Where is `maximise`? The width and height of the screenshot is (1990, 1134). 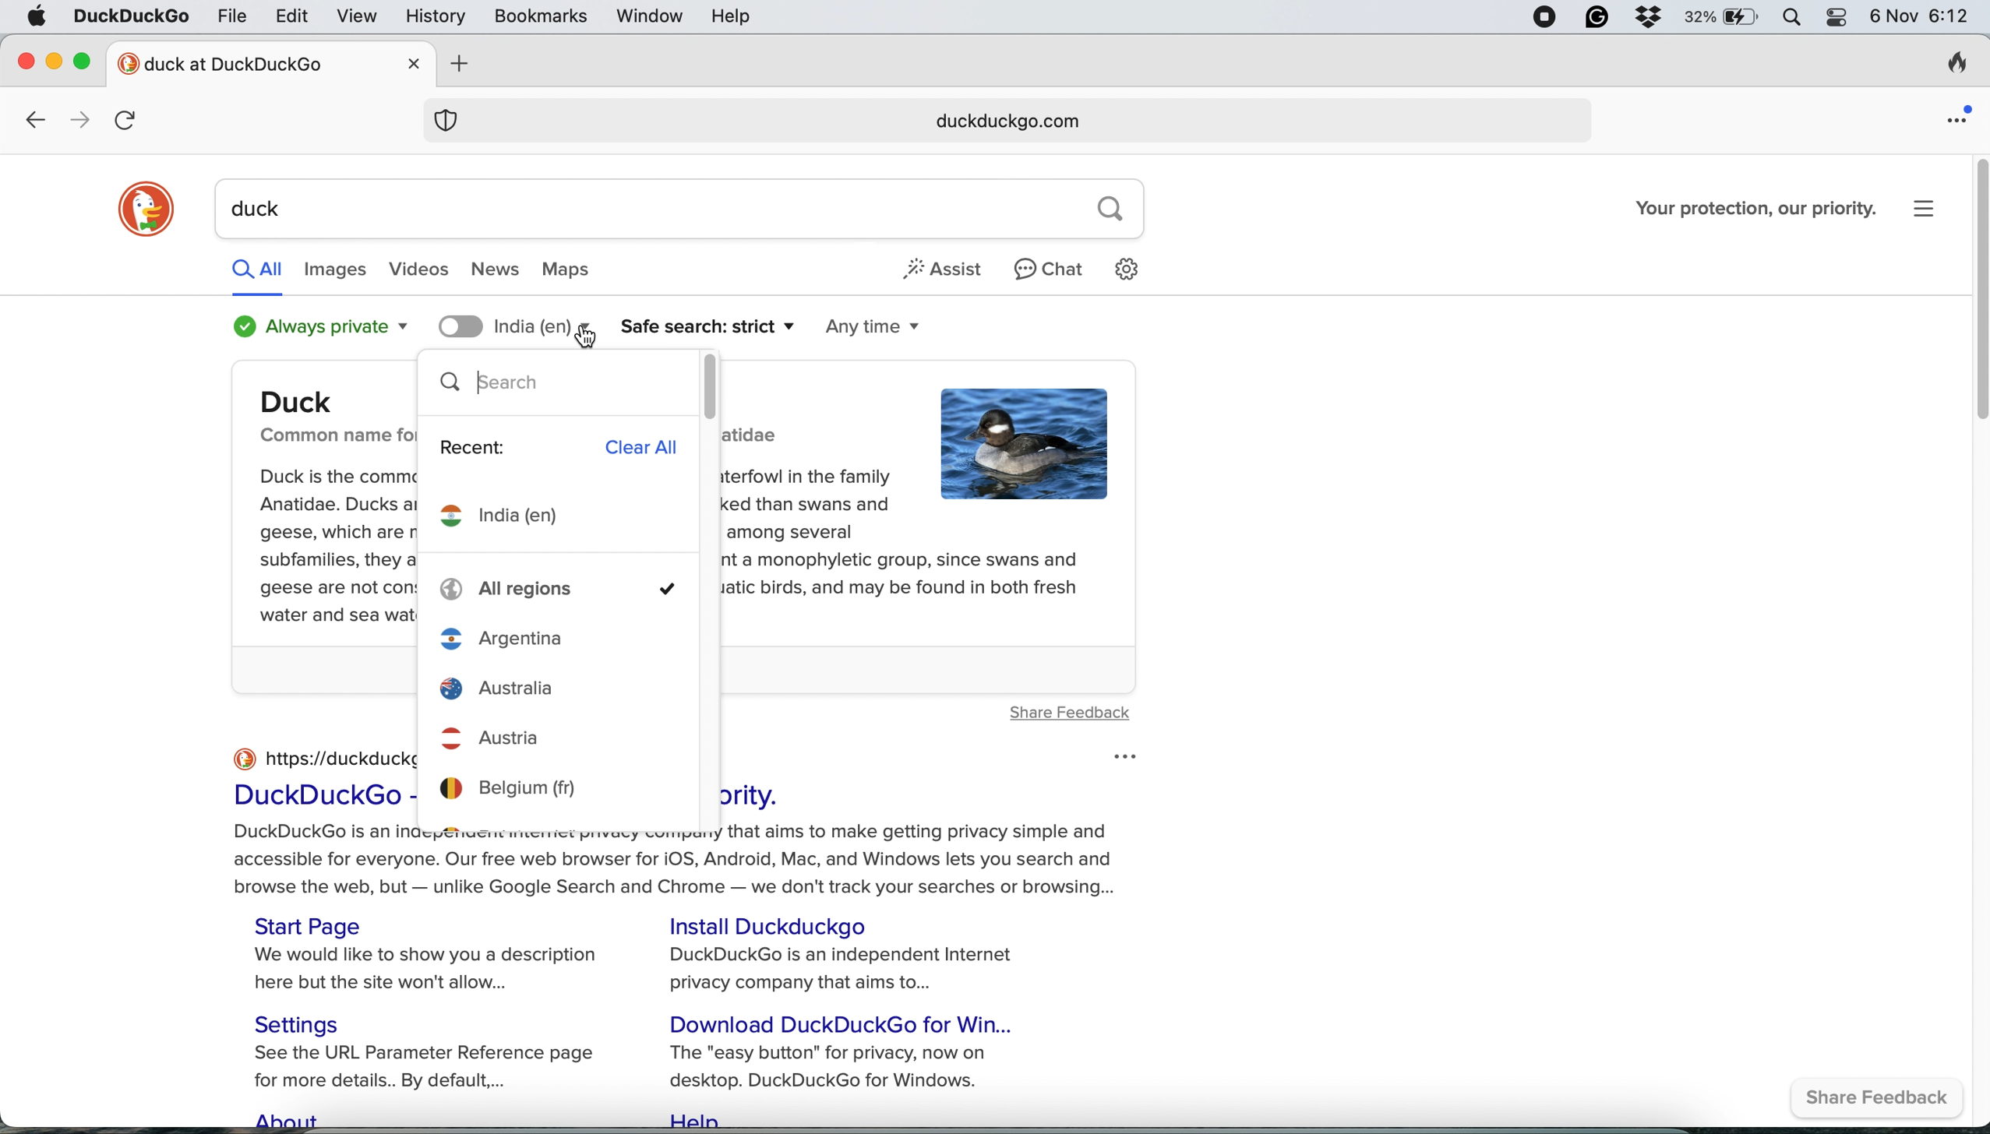 maximise is located at coordinates (90, 61).